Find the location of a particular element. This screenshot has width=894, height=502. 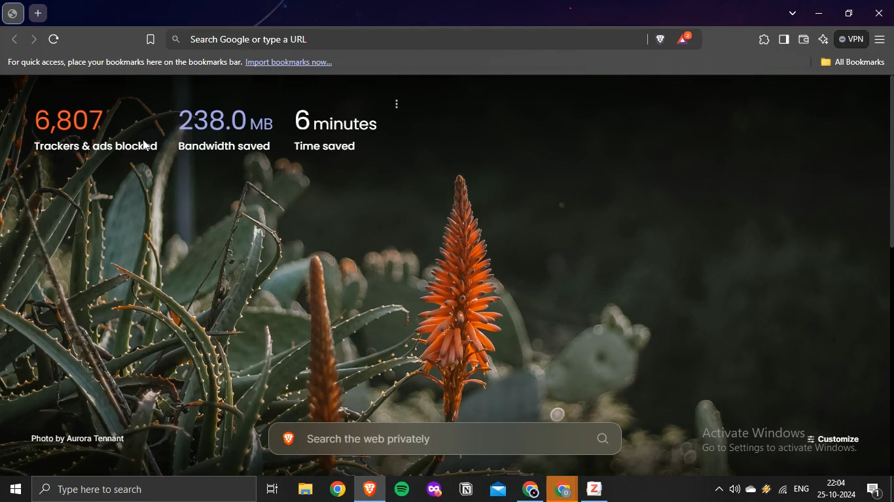

brave shield is located at coordinates (658, 39).